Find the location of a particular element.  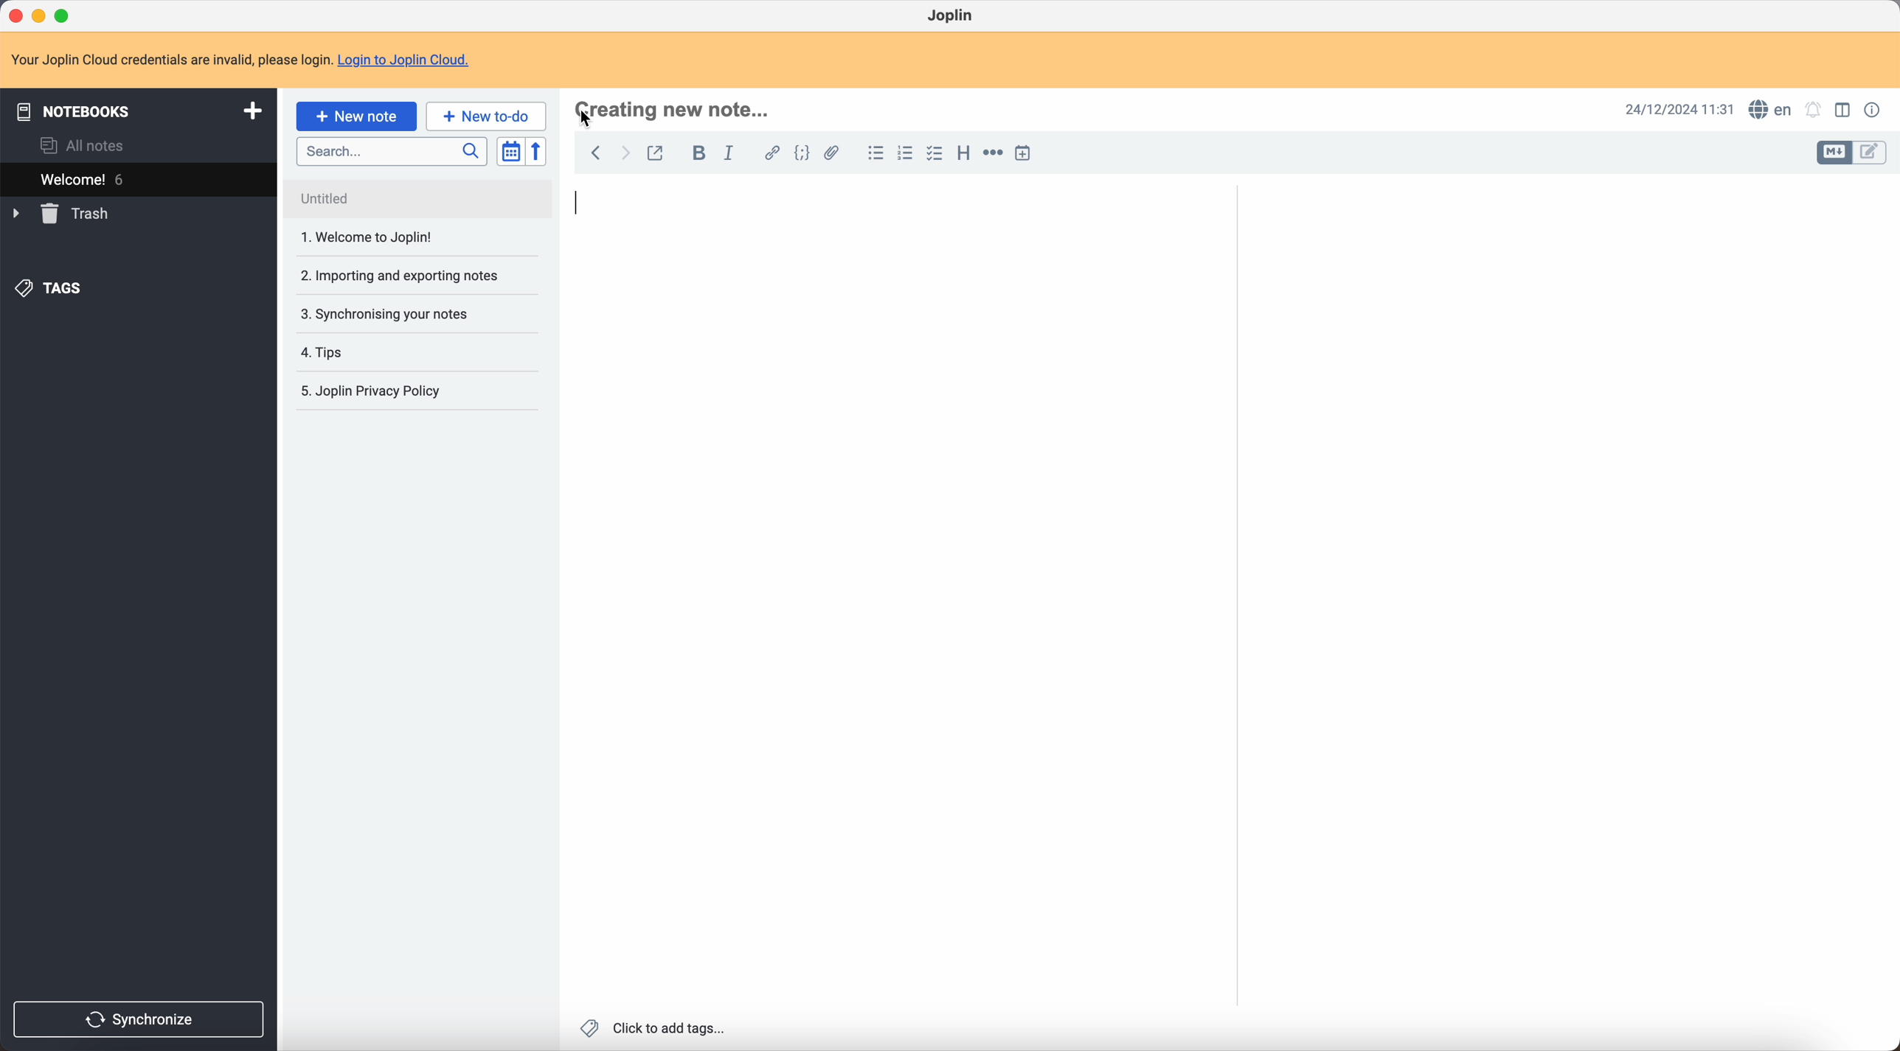

tags is located at coordinates (52, 289).